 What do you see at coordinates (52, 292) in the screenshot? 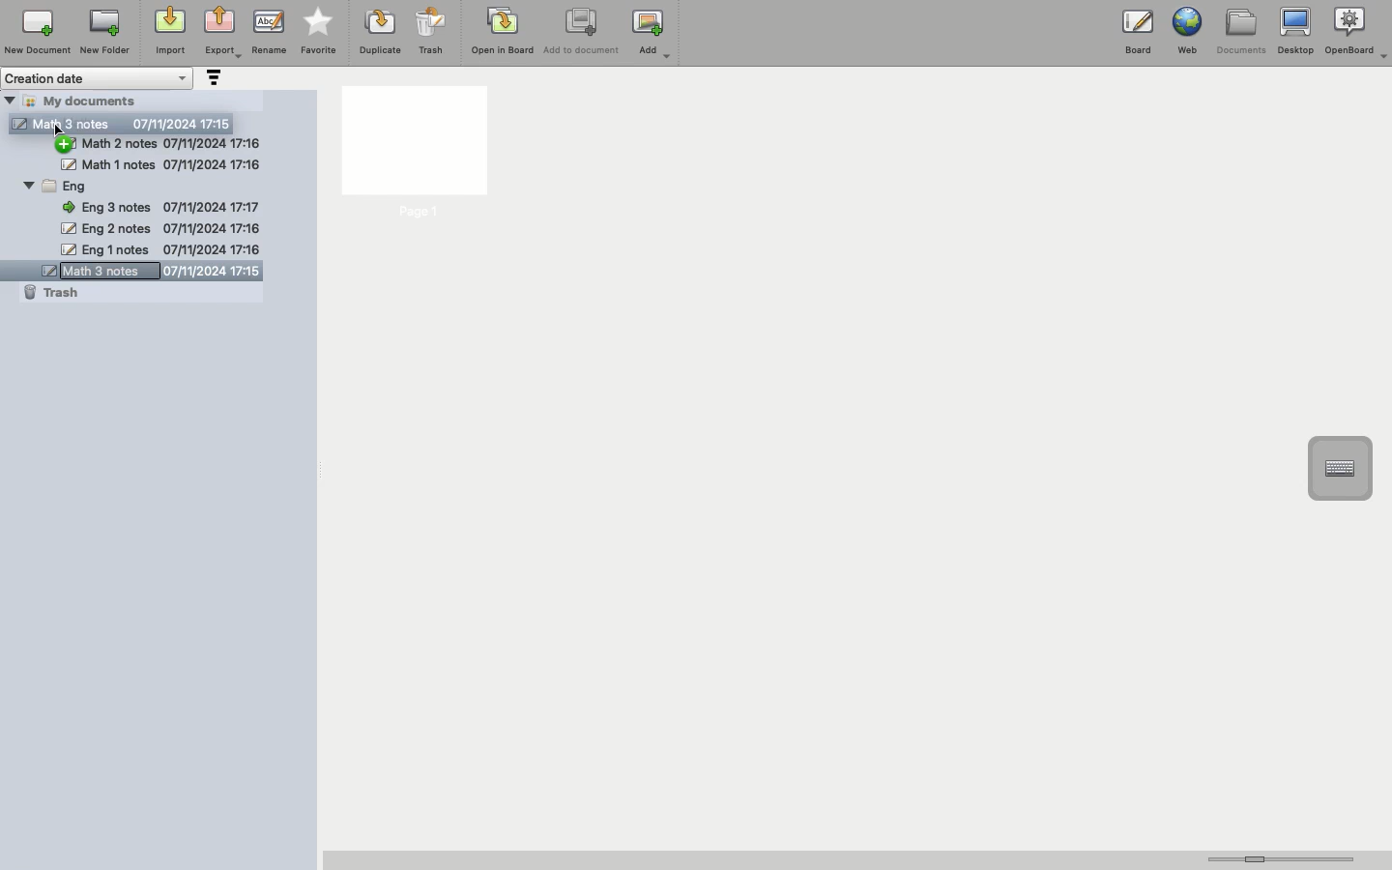
I see `Trash` at bounding box center [52, 292].